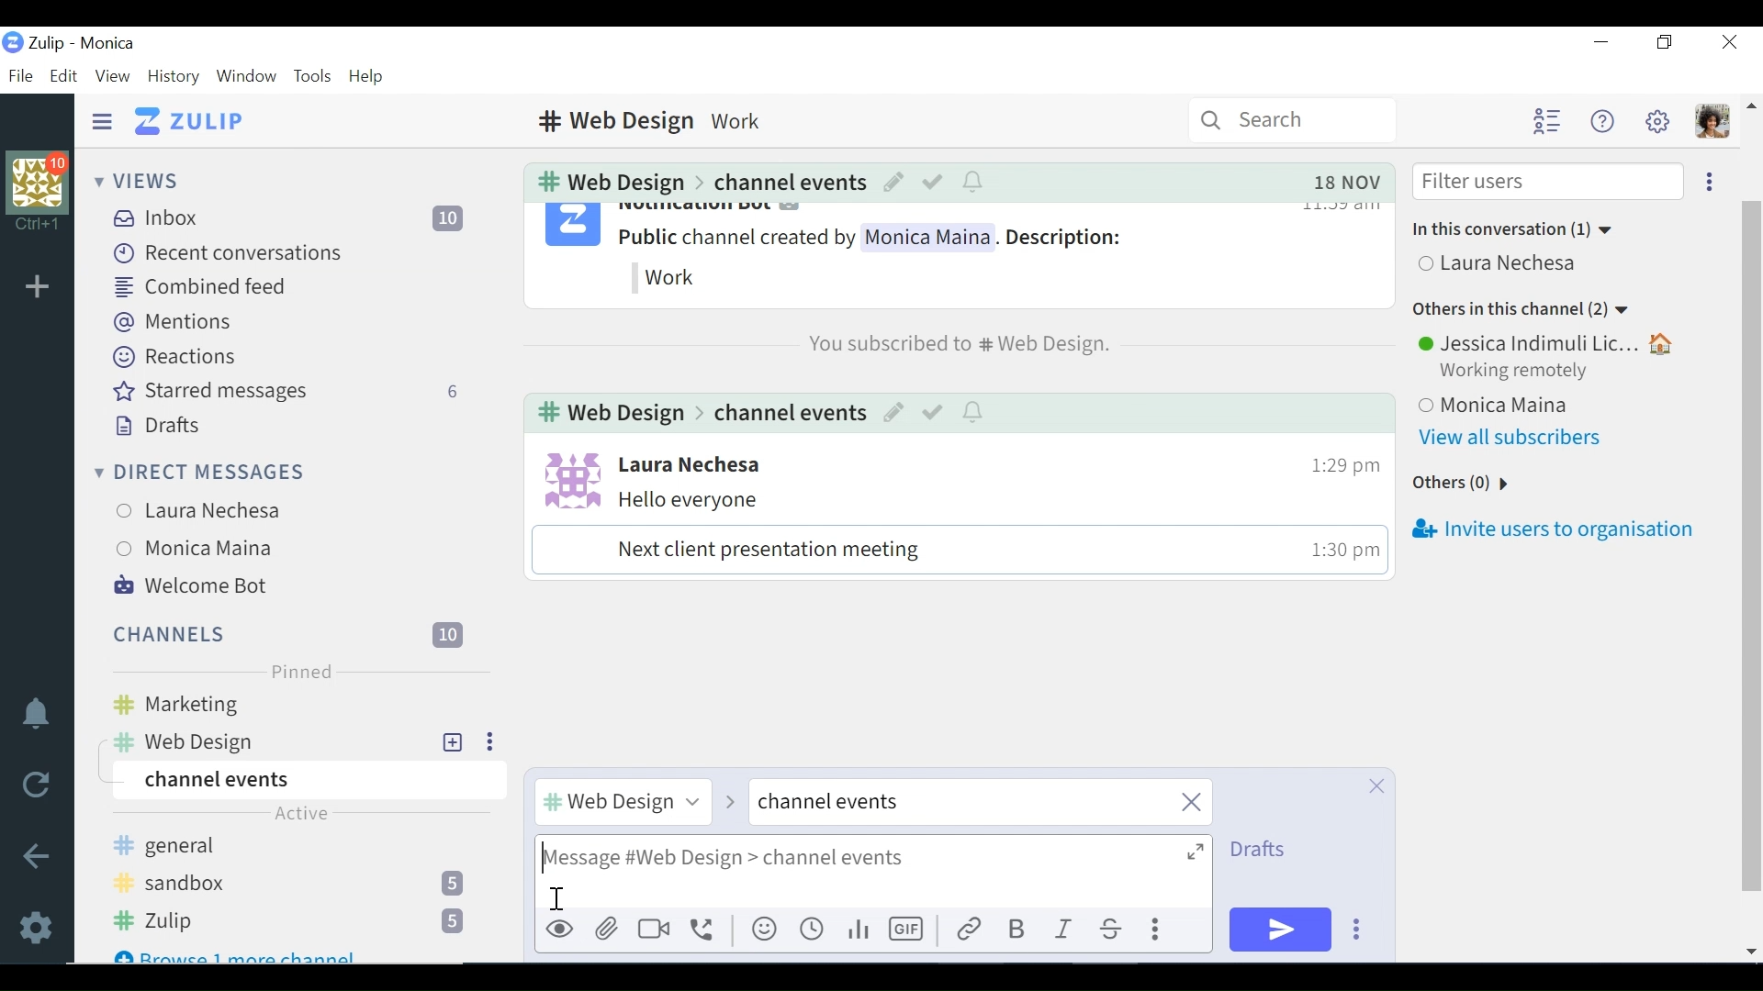 The image size is (1763, 991). Describe the element at coordinates (1520, 372) in the screenshot. I see `Working Remotely status` at that location.